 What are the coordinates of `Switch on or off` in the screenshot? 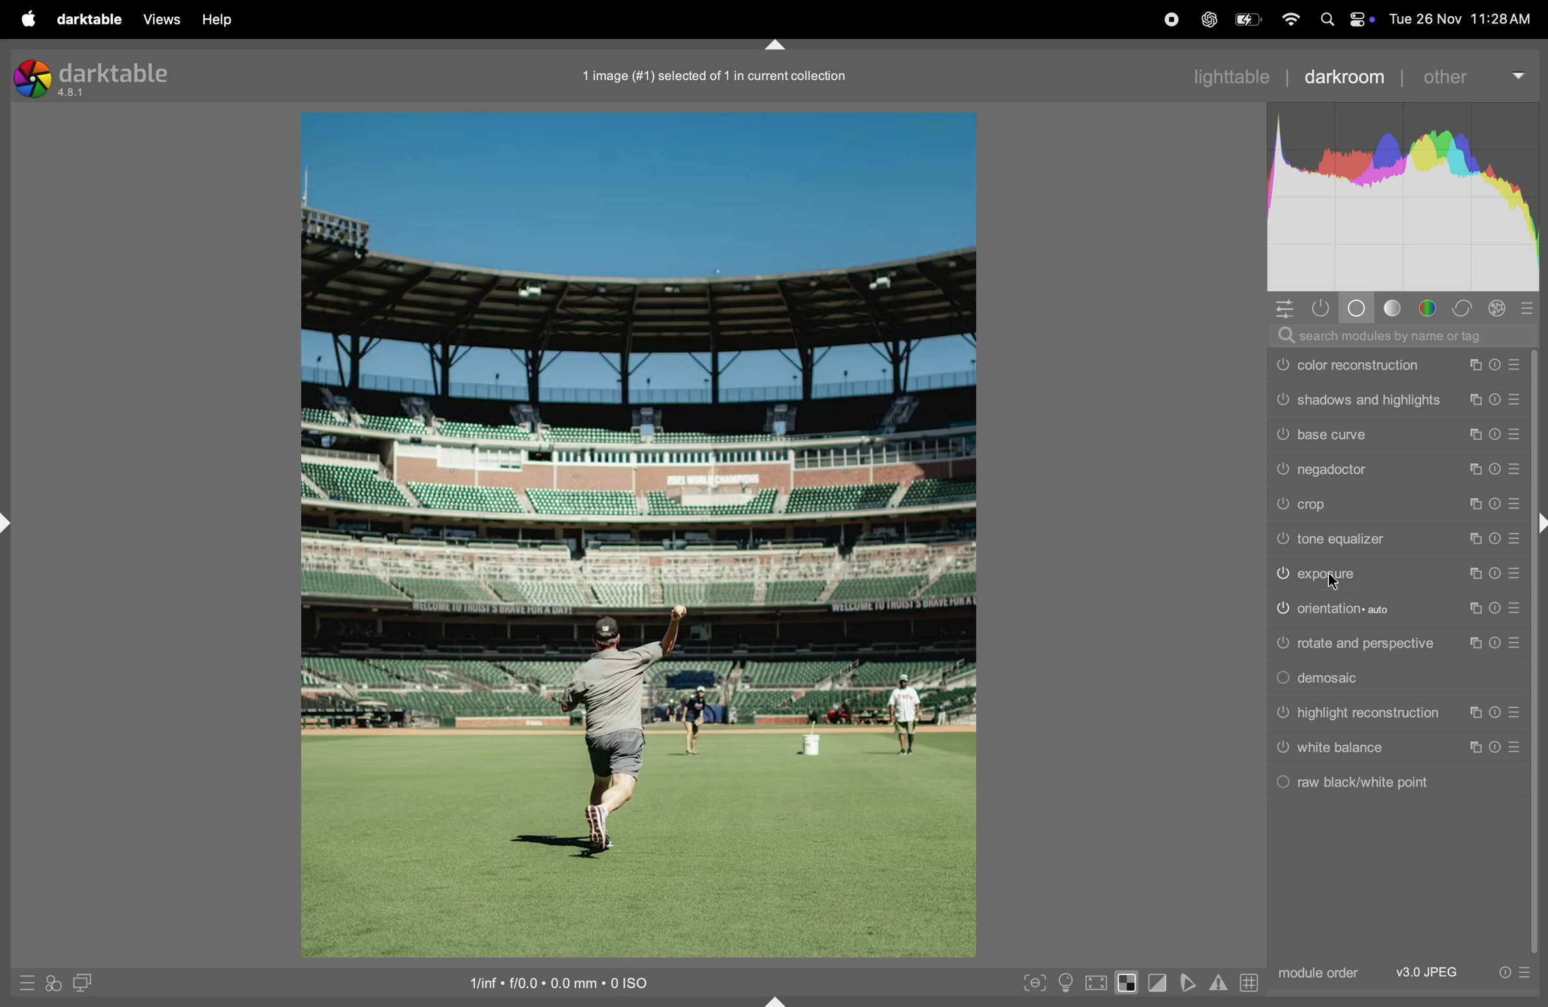 It's located at (1282, 680).